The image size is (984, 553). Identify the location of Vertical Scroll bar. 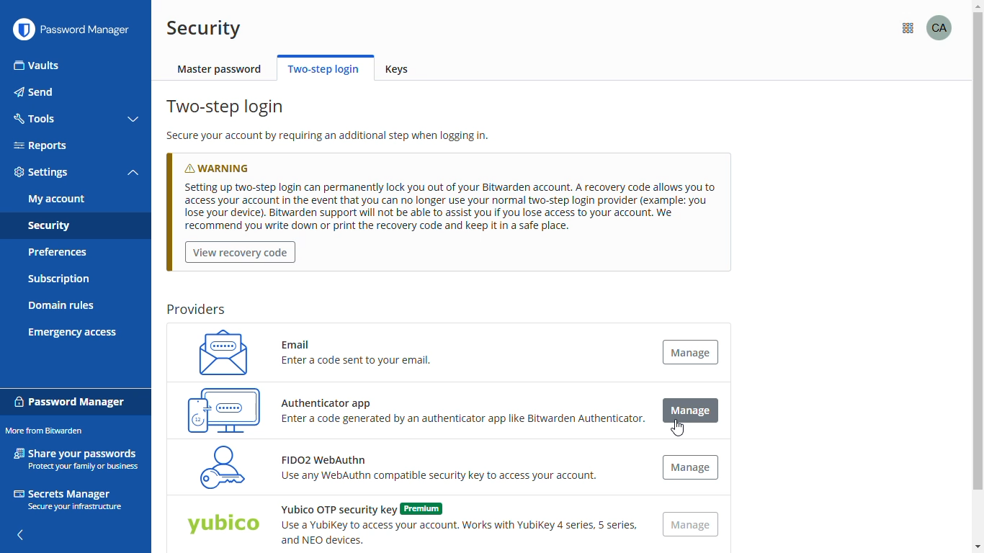
(972, 296).